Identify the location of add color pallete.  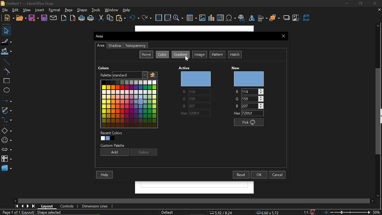
(153, 75).